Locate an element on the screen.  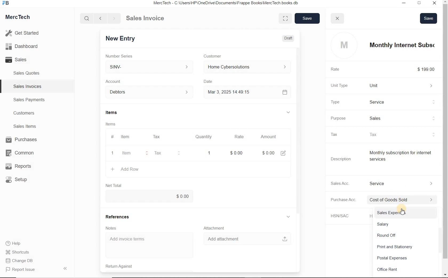
Purpose is located at coordinates (342, 118).